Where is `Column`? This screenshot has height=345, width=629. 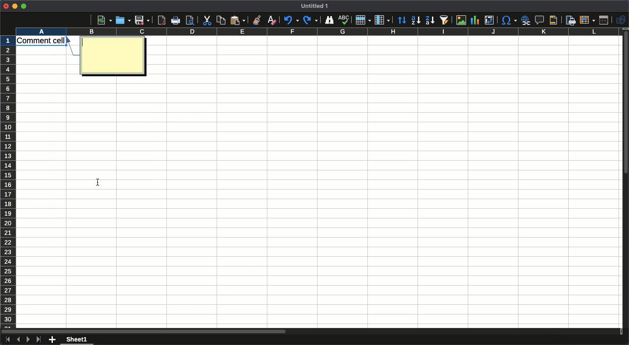 Column is located at coordinates (316, 31).